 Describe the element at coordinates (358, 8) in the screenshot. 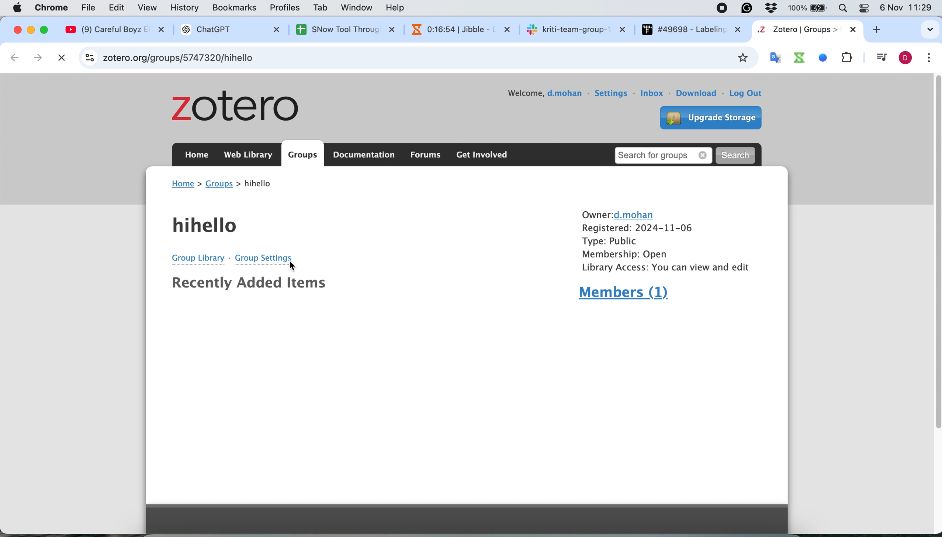

I see `window` at that location.